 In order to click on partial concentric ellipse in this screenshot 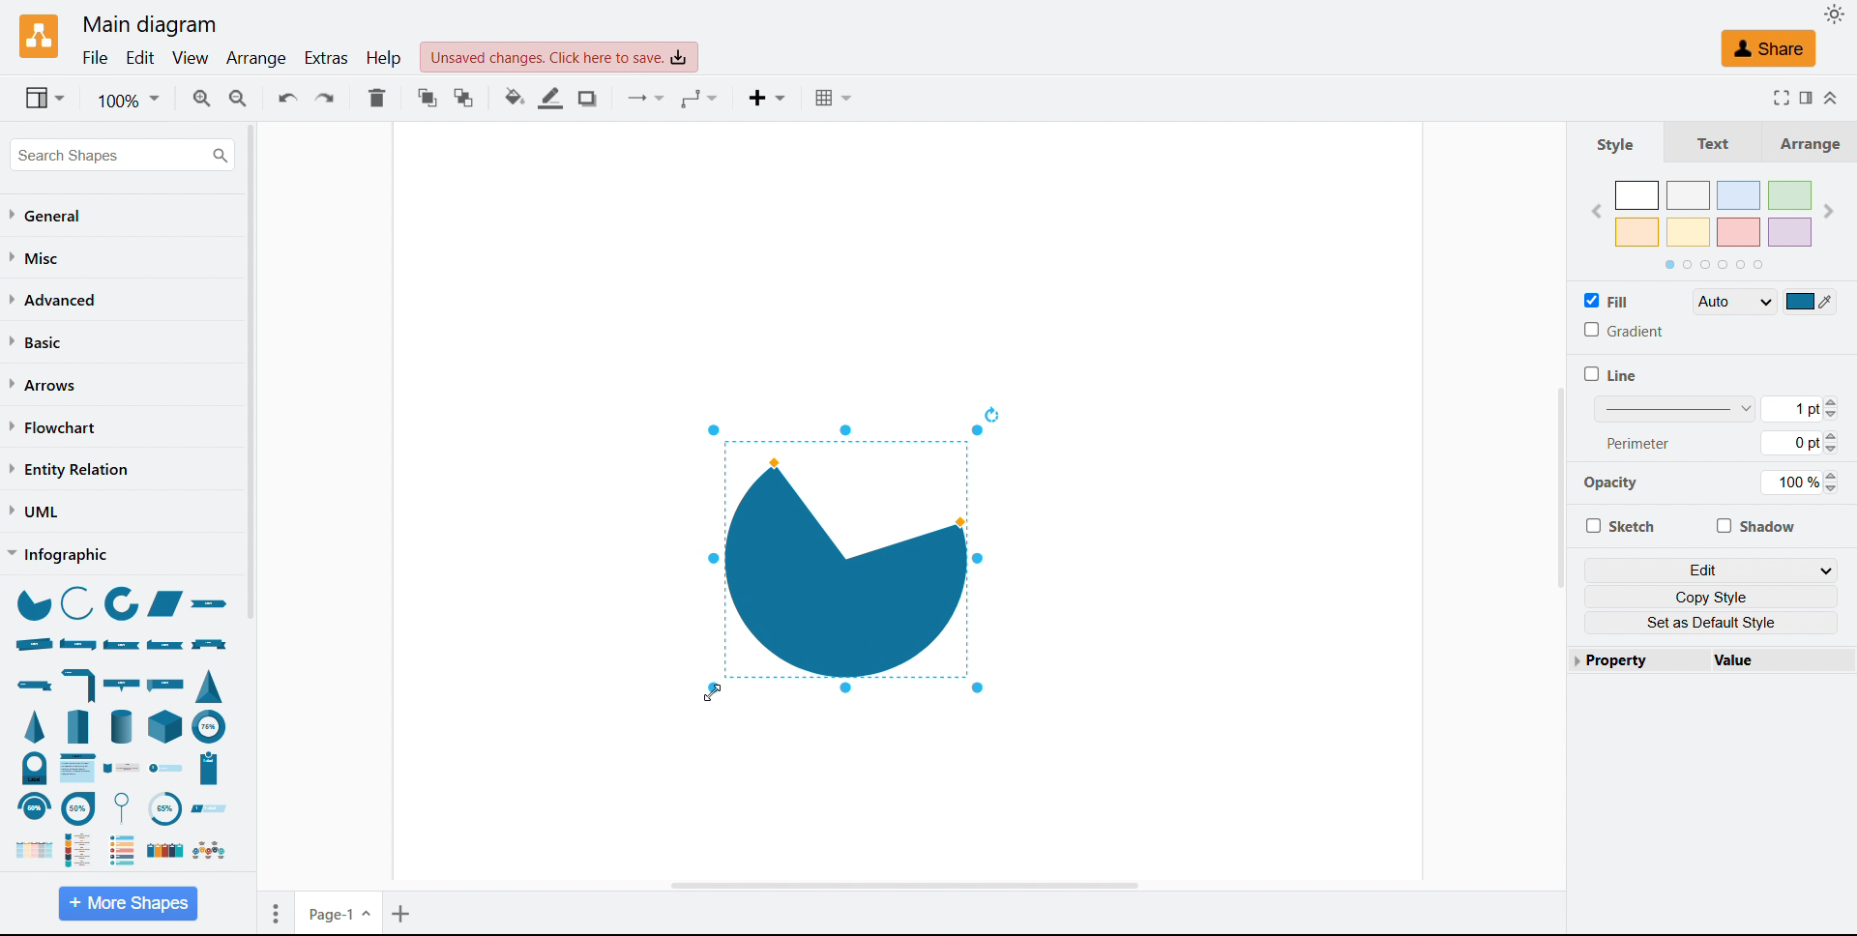, I will do `click(210, 725)`.